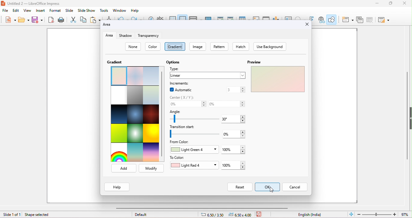 Image resolution: width=412 pixels, height=218 pixels. Describe the element at coordinates (240, 46) in the screenshot. I see `hatch` at that location.